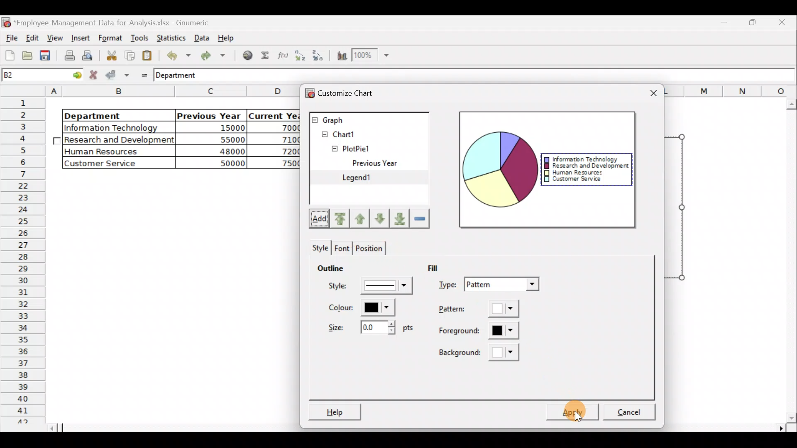 This screenshot has height=448, width=797. Describe the element at coordinates (28, 76) in the screenshot. I see `Cell name B2` at that location.